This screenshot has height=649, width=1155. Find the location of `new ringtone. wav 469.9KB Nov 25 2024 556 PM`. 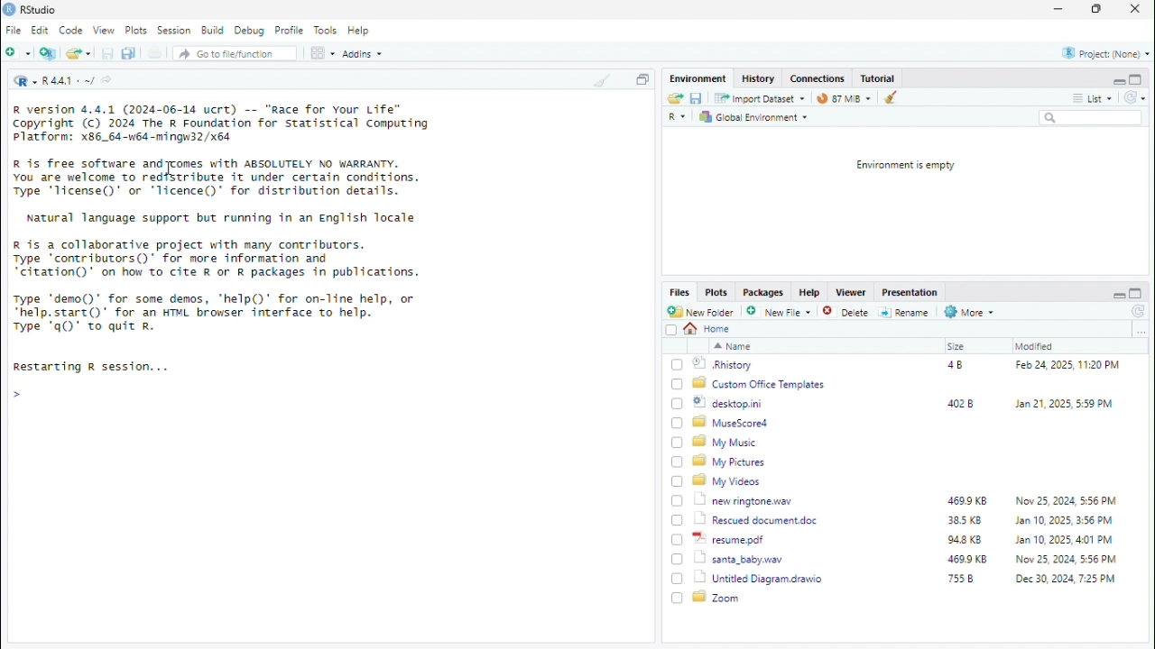

new ringtone. wav 469.9KB Nov 25 2024 556 PM is located at coordinates (906, 499).